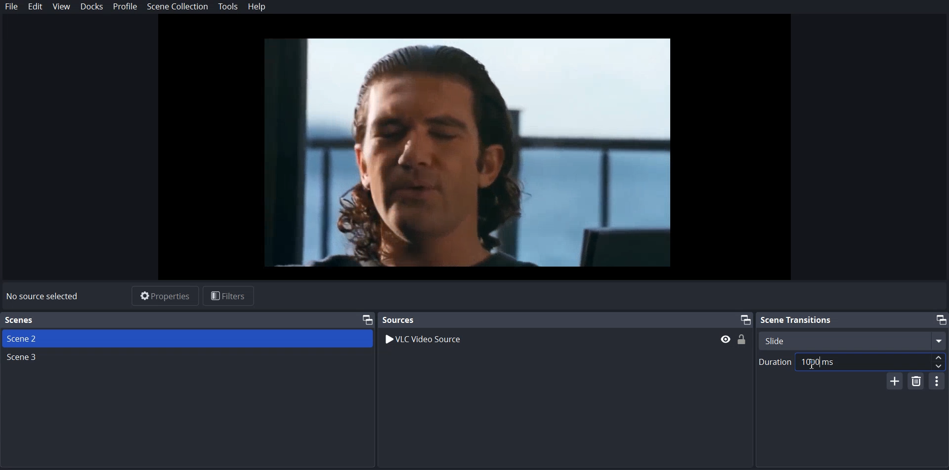  What do you see at coordinates (61, 7) in the screenshot?
I see `View` at bounding box center [61, 7].